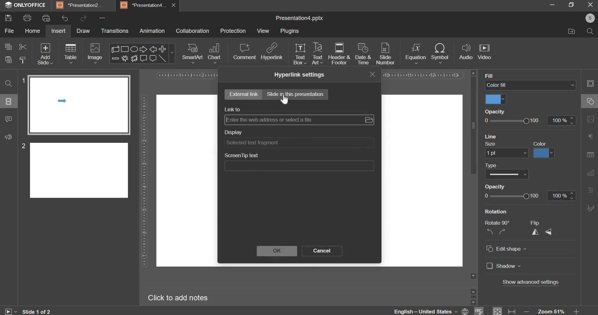 This screenshot has width=598, height=315. Describe the element at coordinates (542, 230) in the screenshot. I see `Flip
A <` at that location.